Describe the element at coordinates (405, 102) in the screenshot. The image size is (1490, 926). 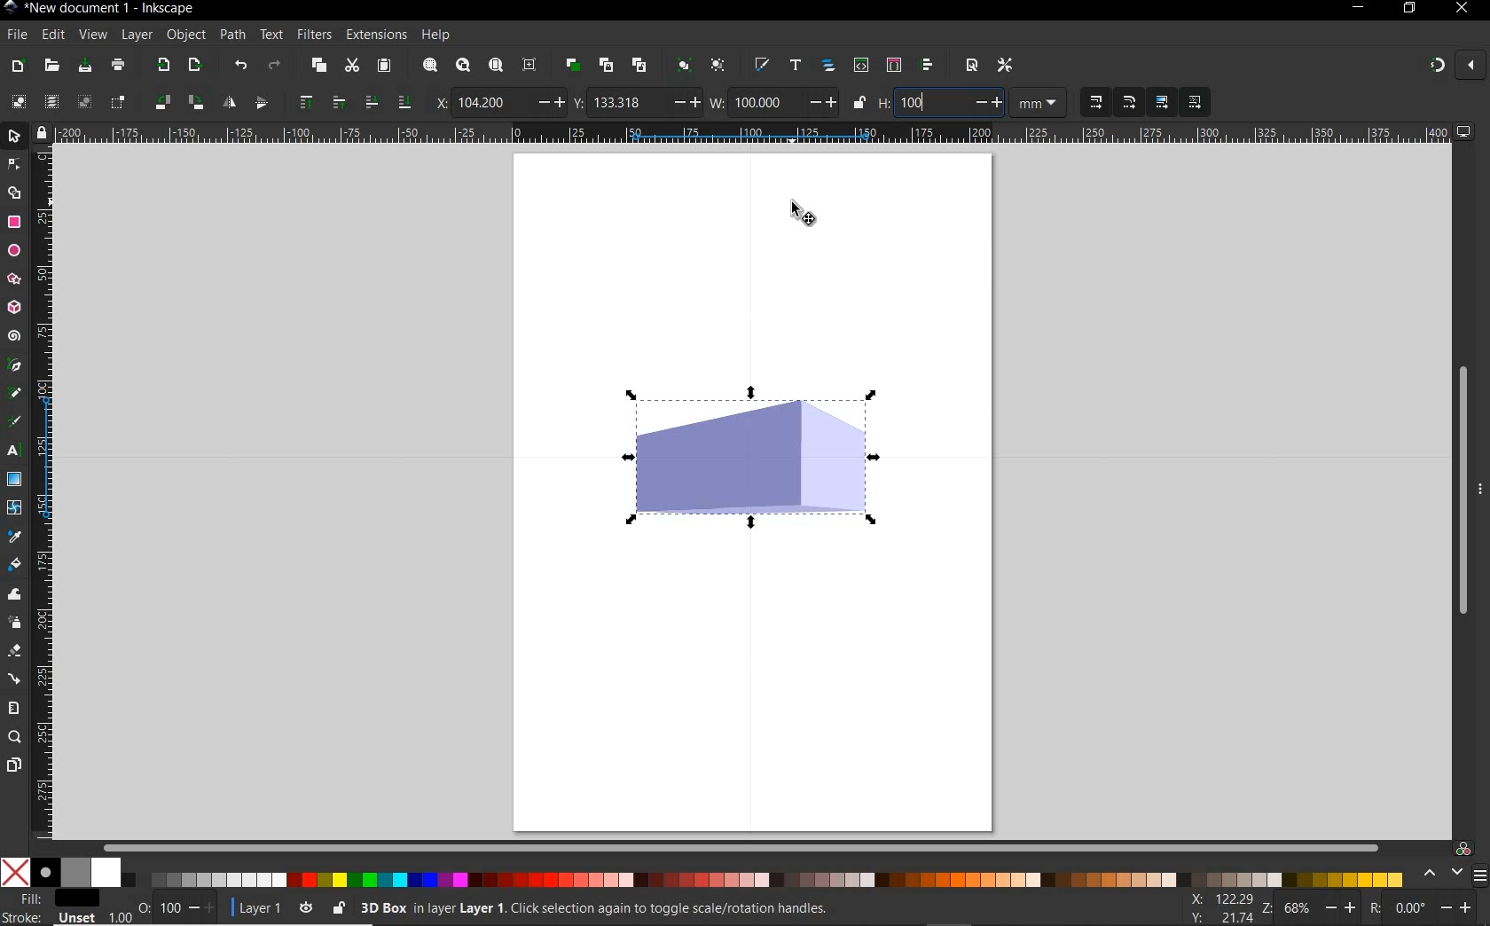
I see `lower selection` at that location.